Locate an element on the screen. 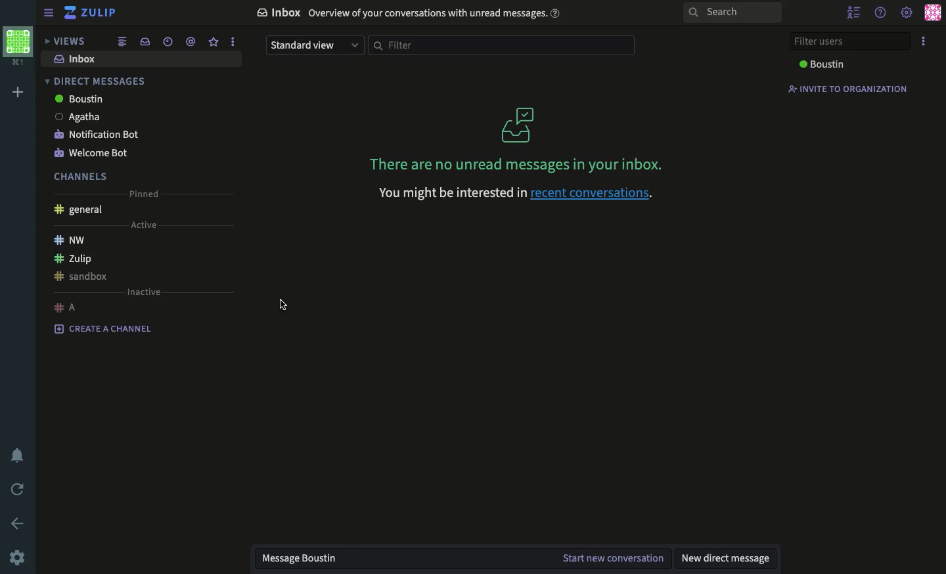  active is located at coordinates (145, 225).